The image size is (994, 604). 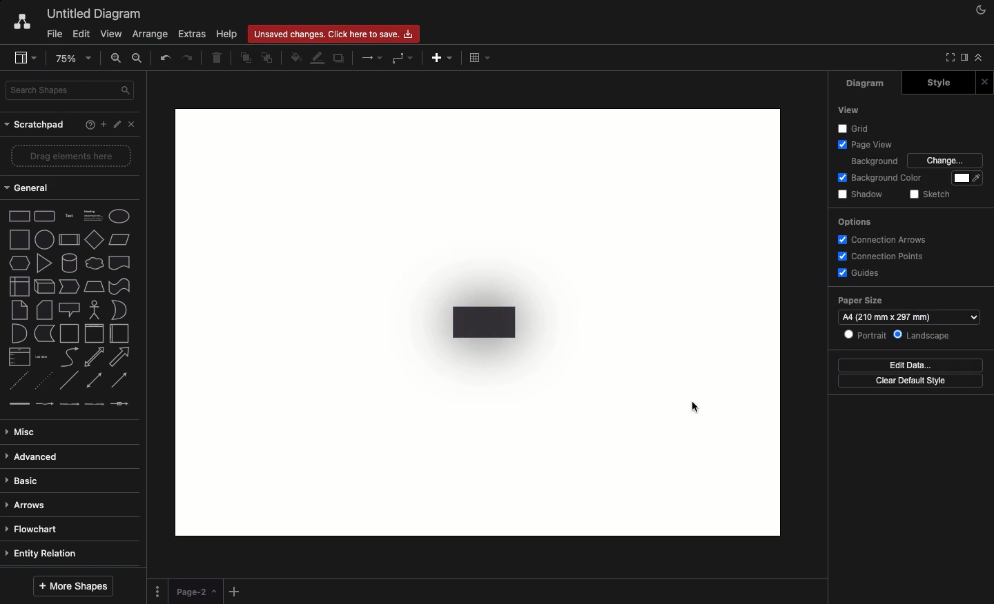 What do you see at coordinates (34, 127) in the screenshot?
I see `Scratchpad` at bounding box center [34, 127].